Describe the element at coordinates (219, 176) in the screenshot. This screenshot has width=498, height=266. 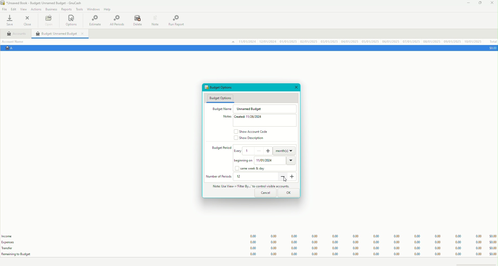
I see `Number of Periods` at that location.